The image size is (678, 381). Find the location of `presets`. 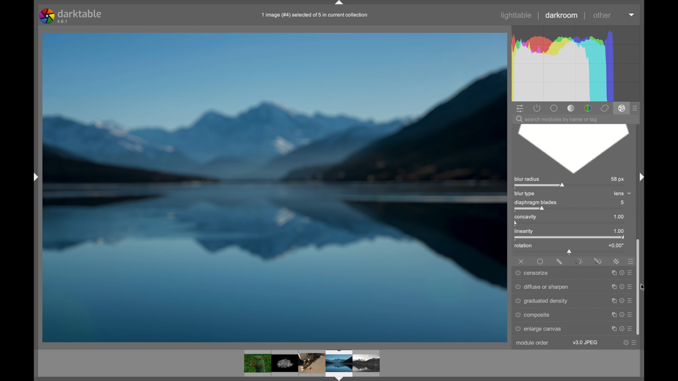

presets is located at coordinates (629, 261).